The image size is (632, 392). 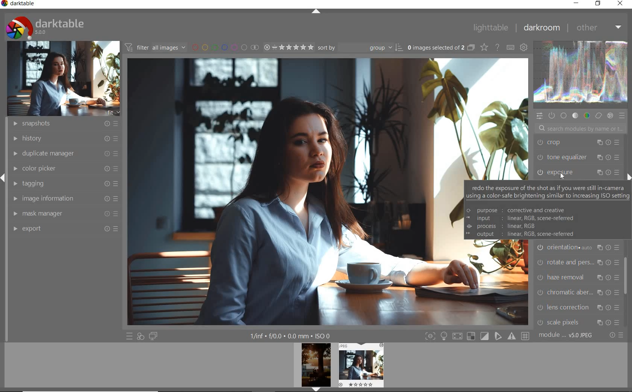 I want to click on IMAGE PREVIEW, so click(x=360, y=365).